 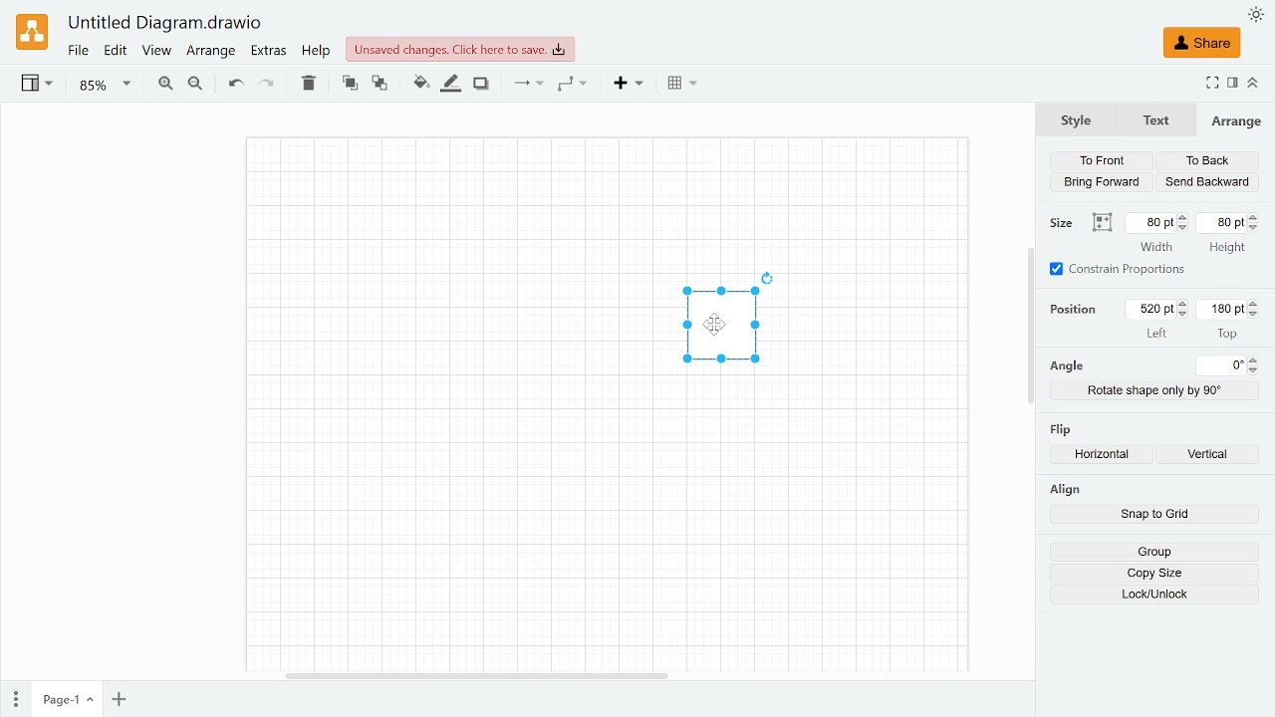 What do you see at coordinates (1255, 359) in the screenshot?
I see `Increase angle` at bounding box center [1255, 359].